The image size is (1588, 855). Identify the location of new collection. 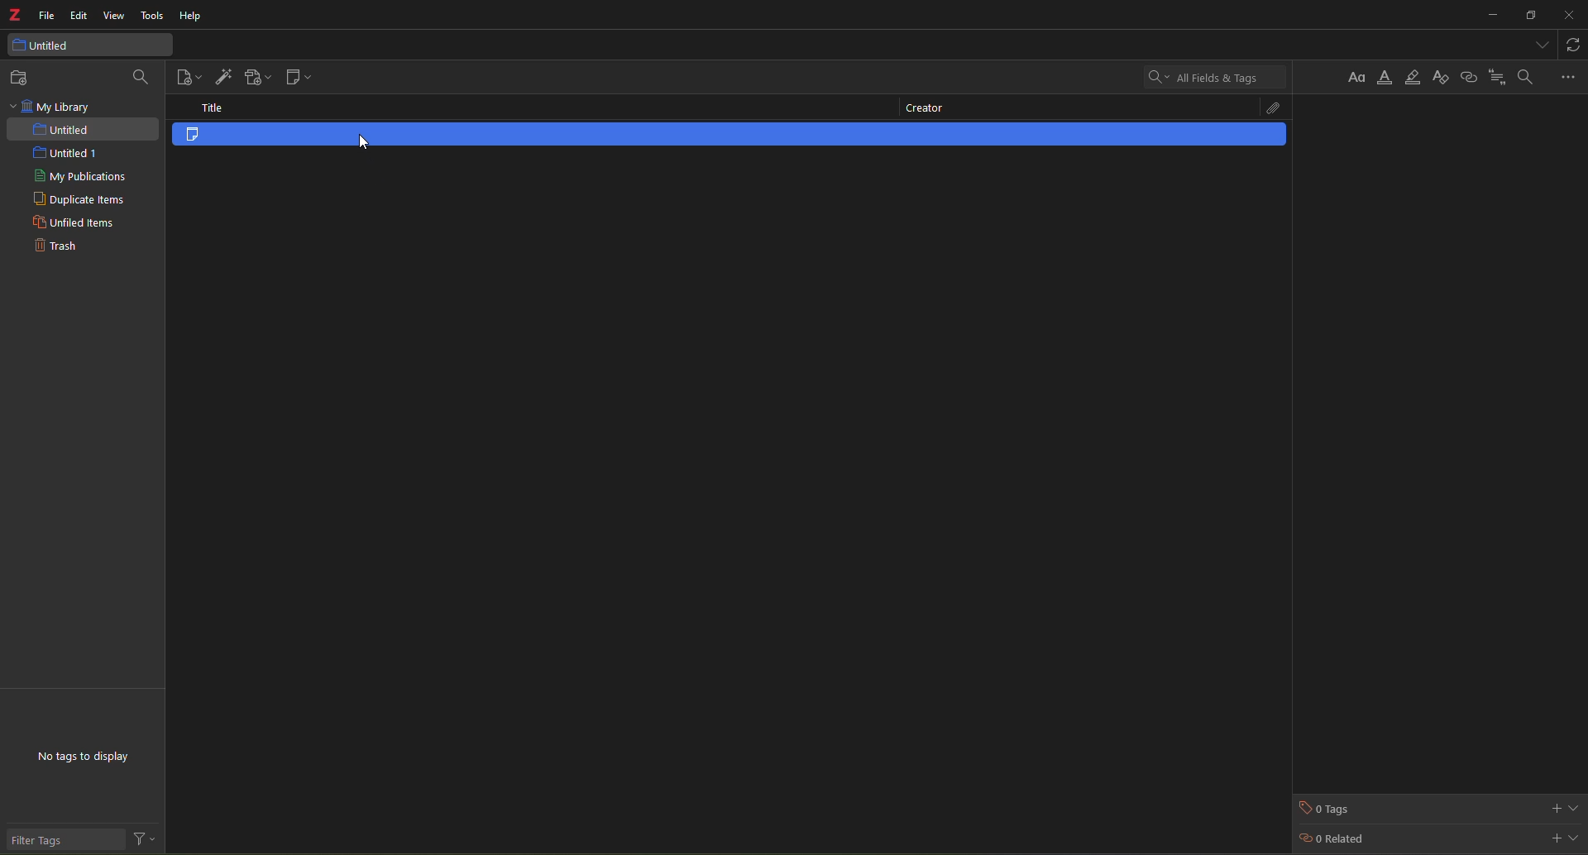
(25, 78).